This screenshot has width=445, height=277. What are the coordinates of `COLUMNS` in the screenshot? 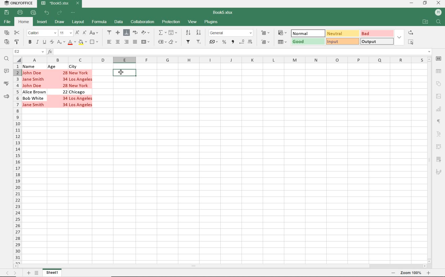 It's located at (224, 60).